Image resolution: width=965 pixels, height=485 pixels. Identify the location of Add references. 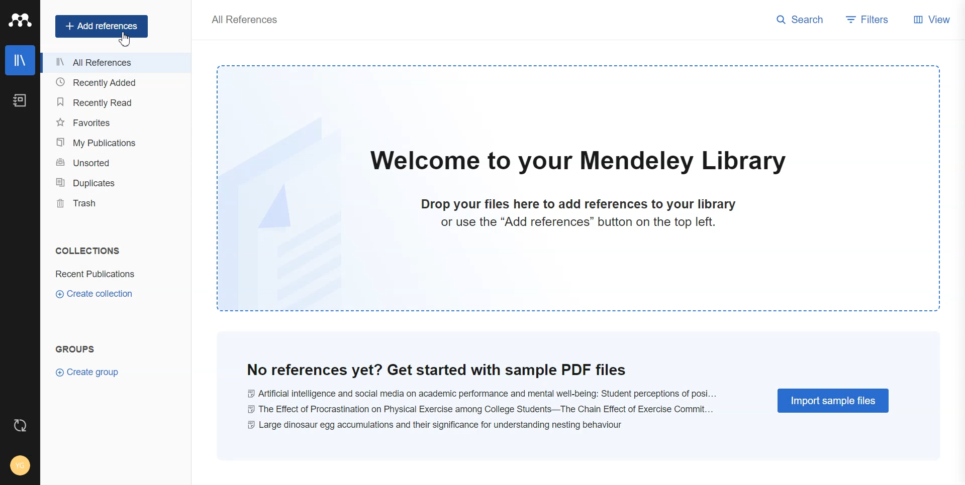
(103, 27).